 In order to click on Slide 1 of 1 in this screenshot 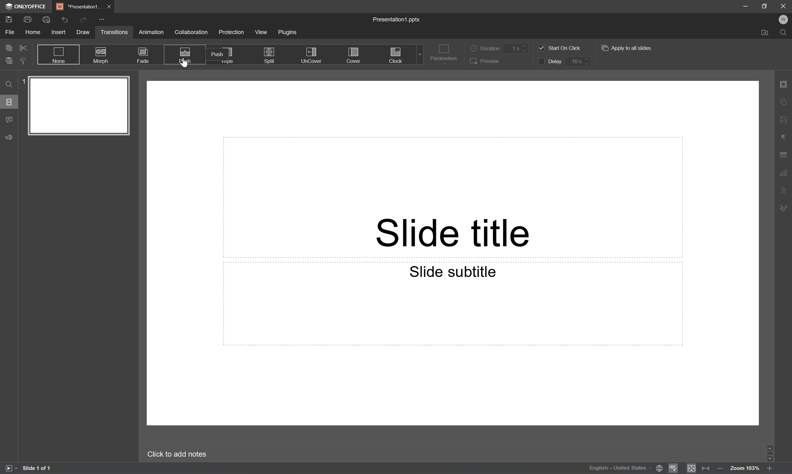, I will do `click(37, 470)`.